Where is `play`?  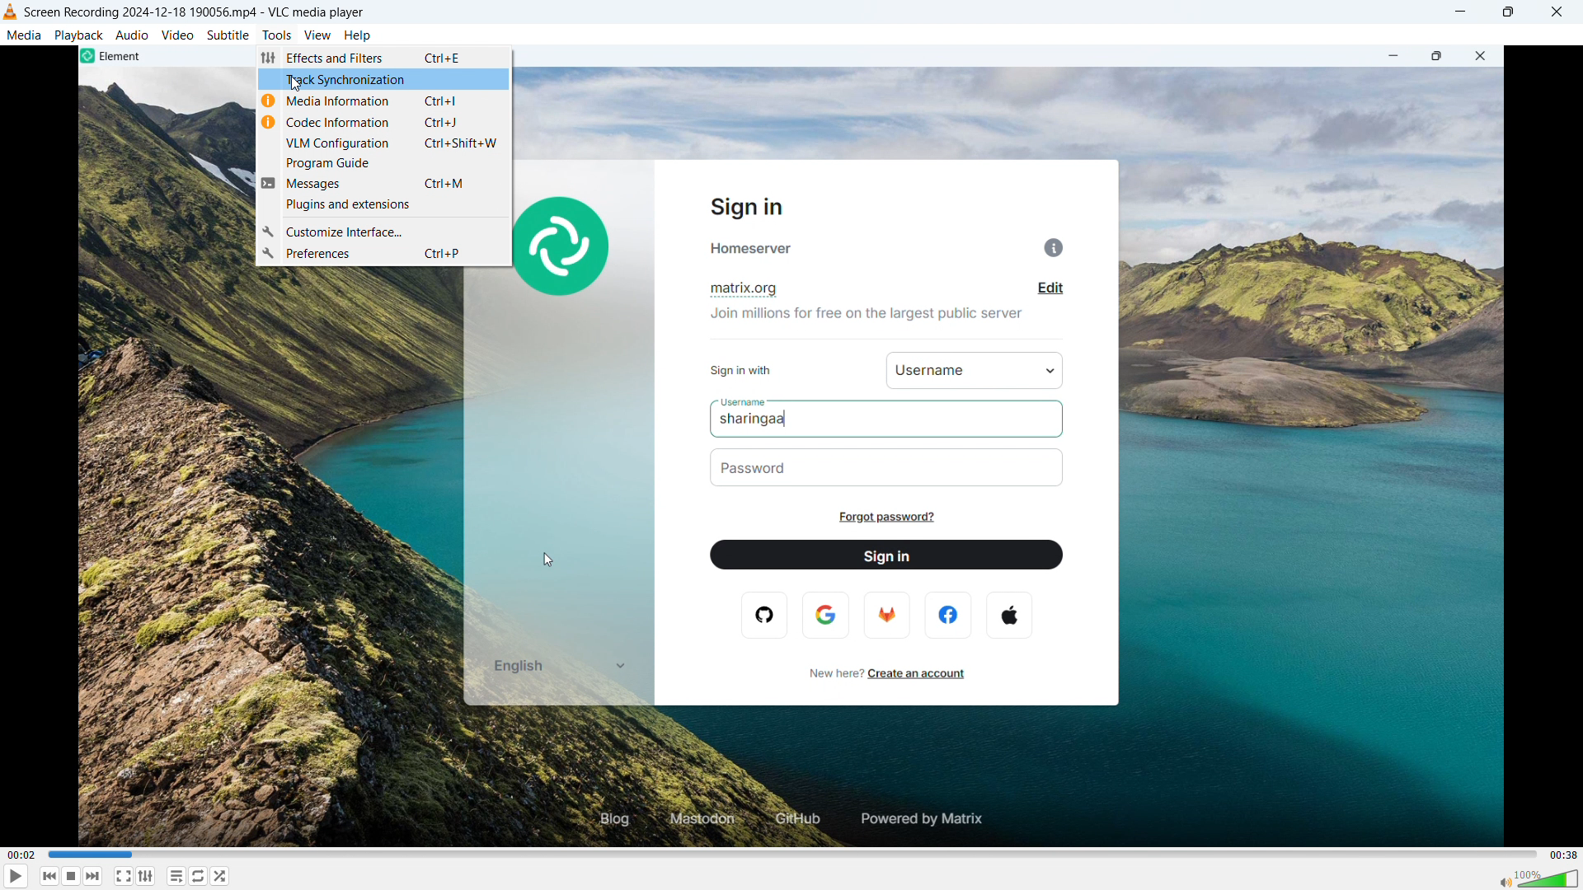
play is located at coordinates (17, 877).